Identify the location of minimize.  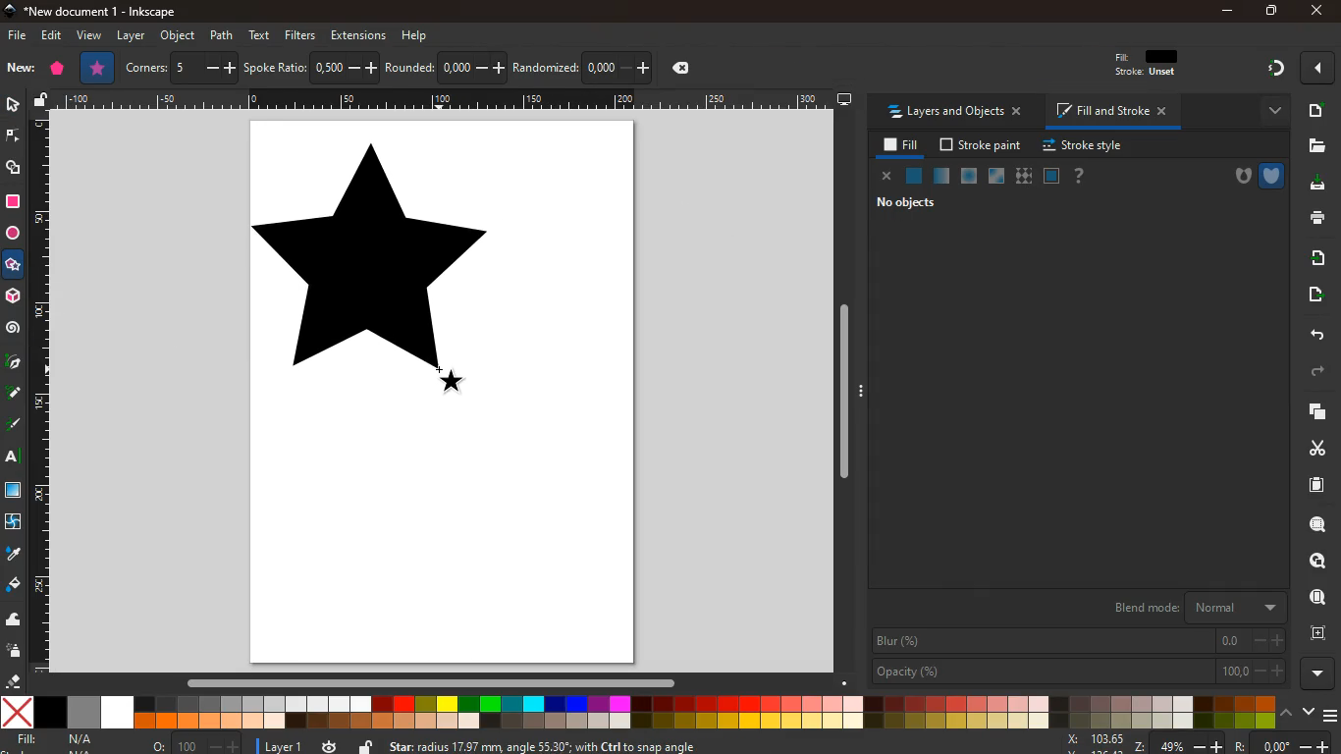
(1228, 12).